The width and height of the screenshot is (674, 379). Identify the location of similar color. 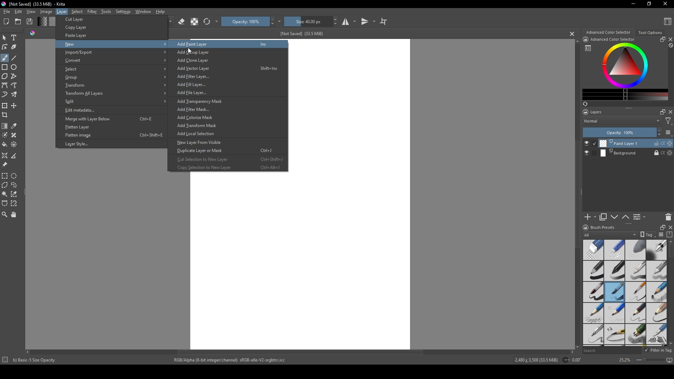
(15, 194).